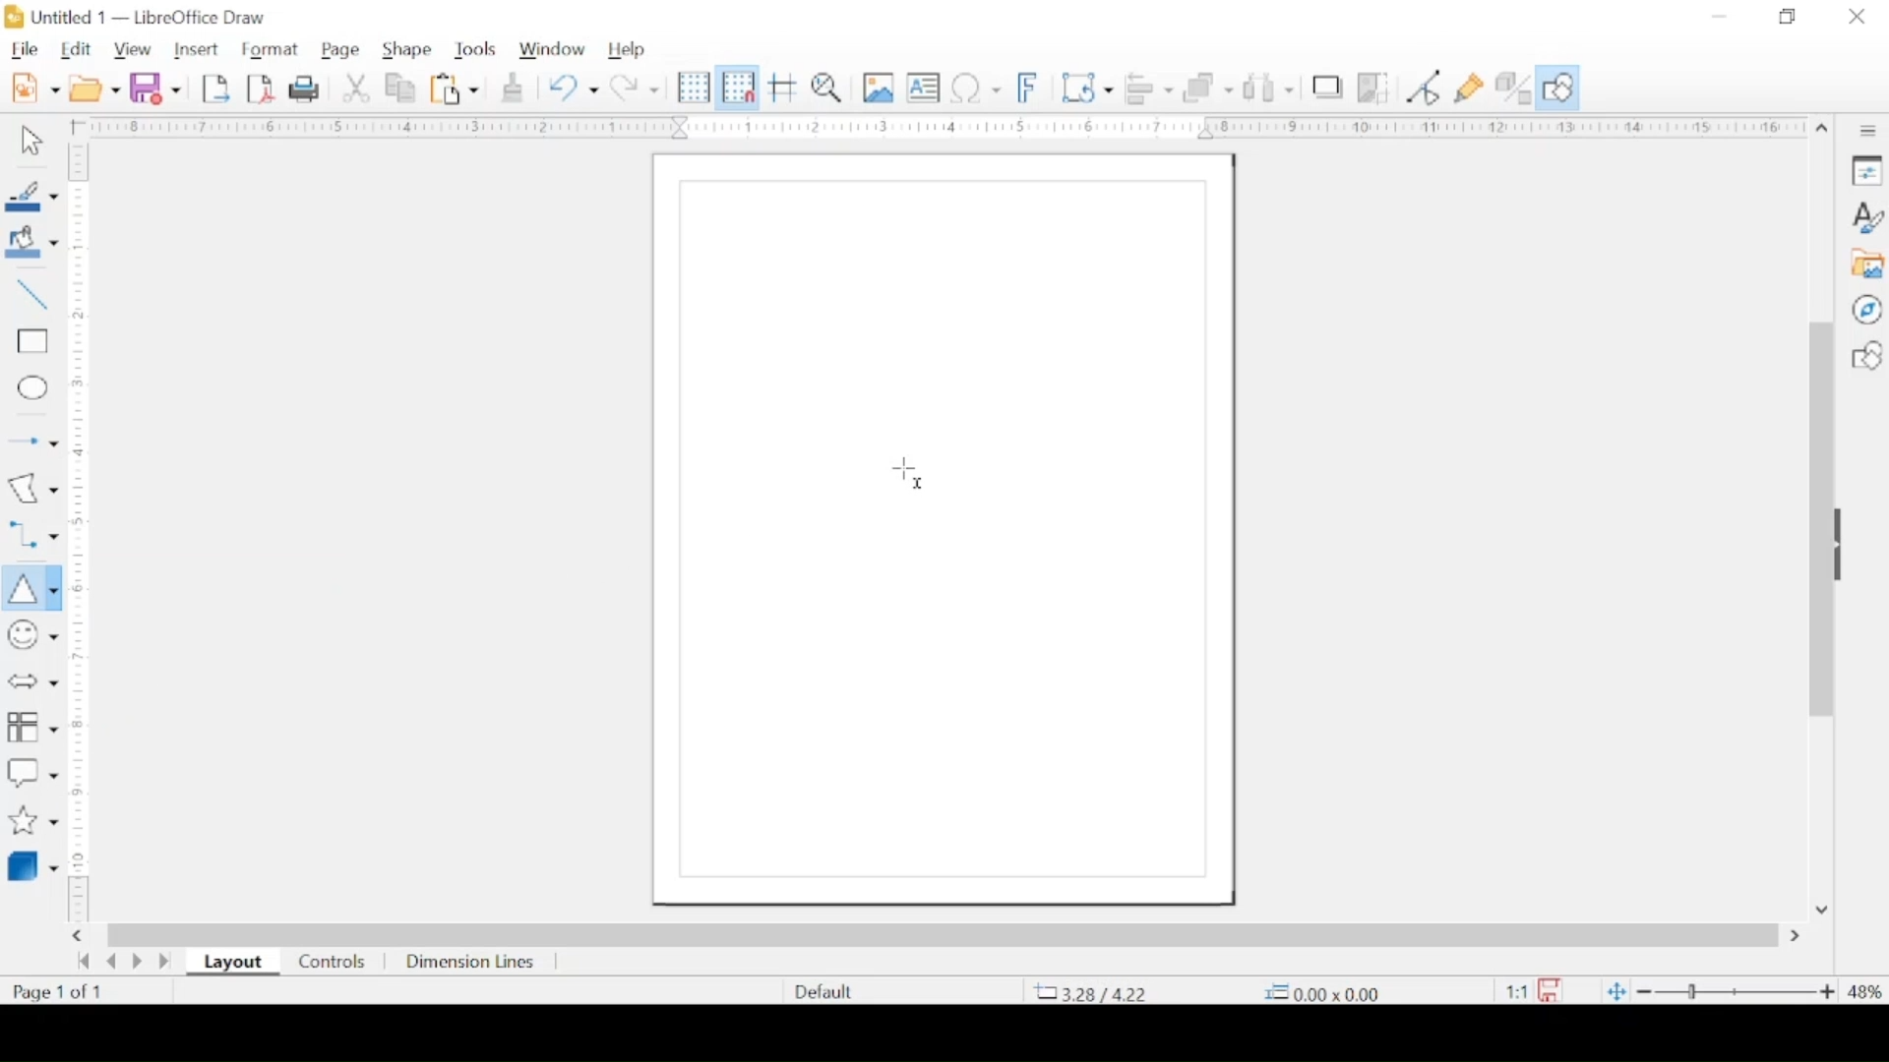 The height and width of the screenshot is (1062, 1889). What do you see at coordinates (552, 47) in the screenshot?
I see `window` at bounding box center [552, 47].